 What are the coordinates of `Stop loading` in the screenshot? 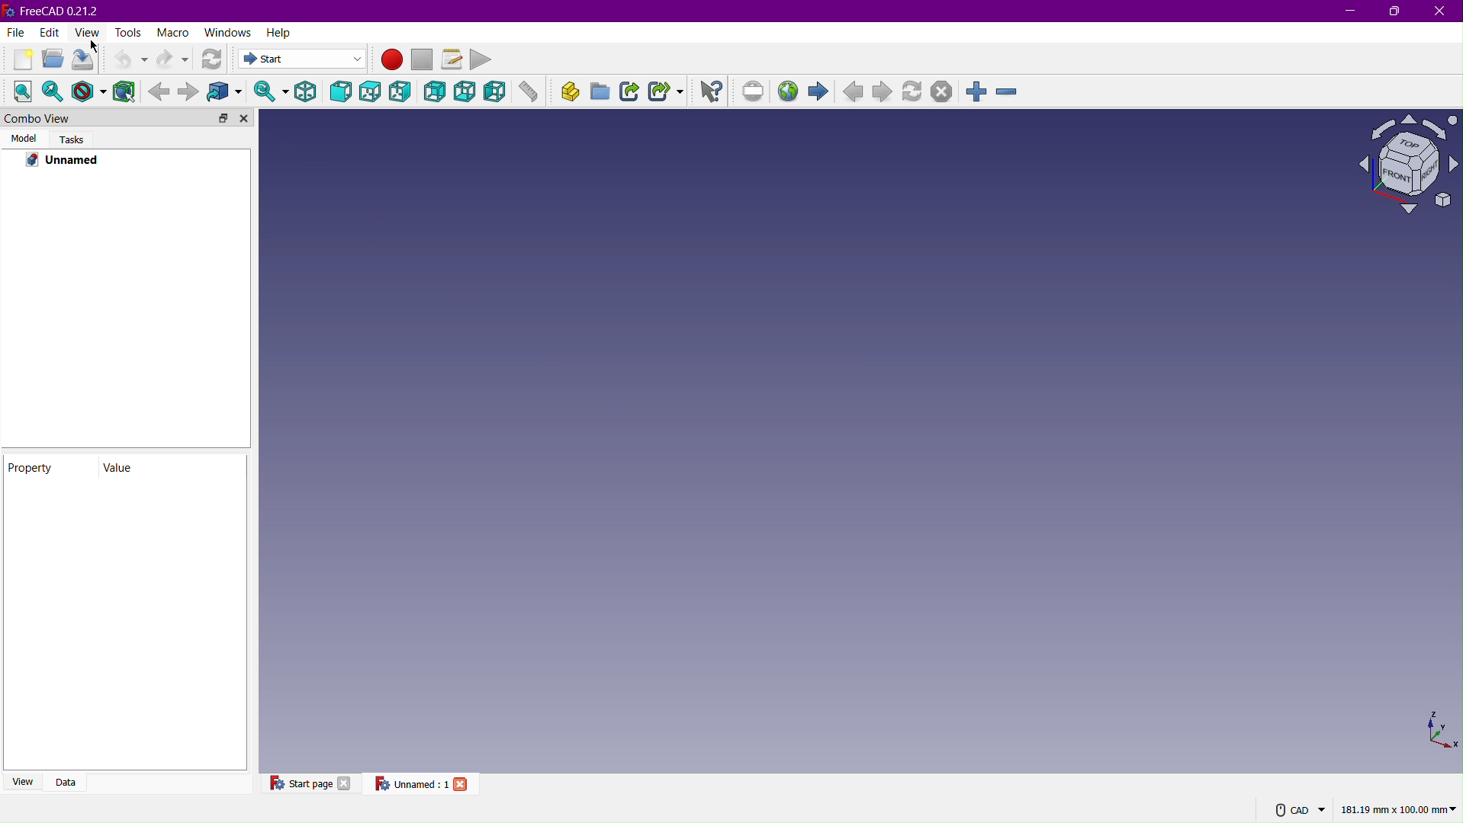 It's located at (944, 92).